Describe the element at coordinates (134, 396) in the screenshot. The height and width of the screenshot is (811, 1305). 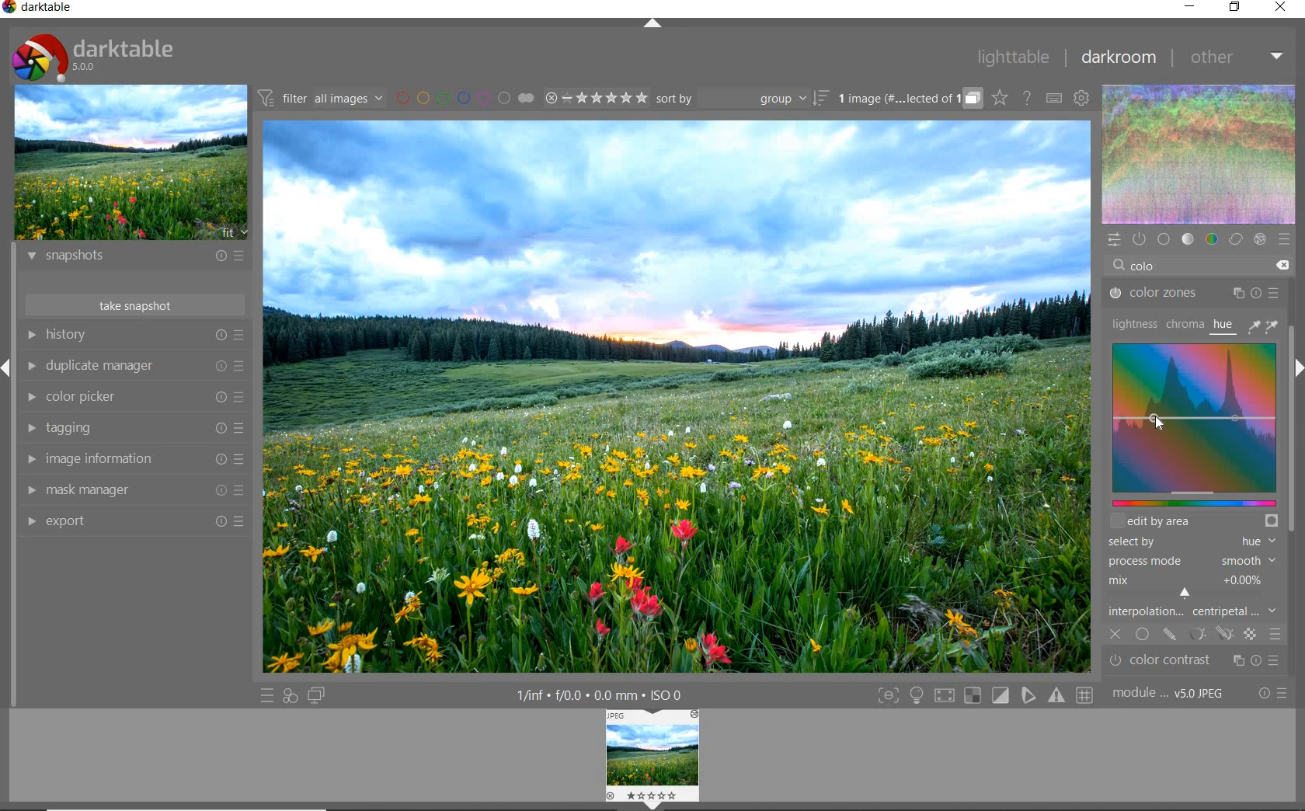
I see `color picker` at that location.